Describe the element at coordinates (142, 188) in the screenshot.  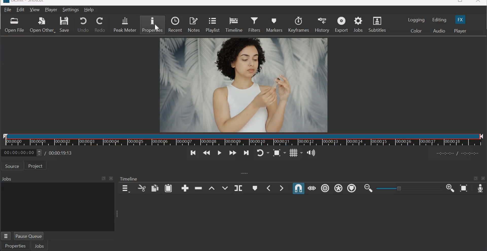
I see `cut` at that location.